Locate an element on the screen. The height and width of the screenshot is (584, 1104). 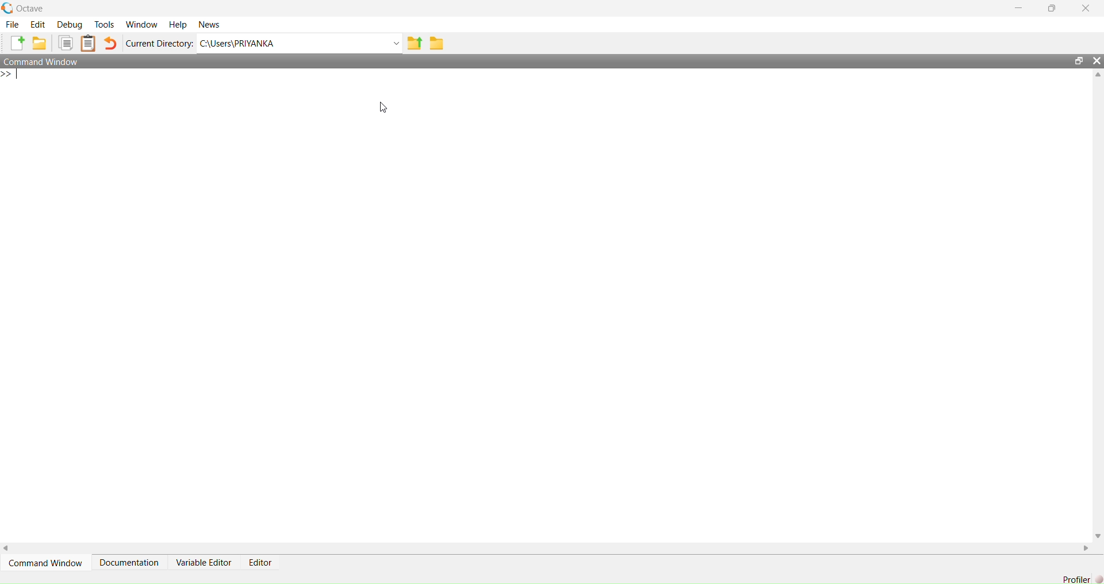
Copy is located at coordinates (66, 44).